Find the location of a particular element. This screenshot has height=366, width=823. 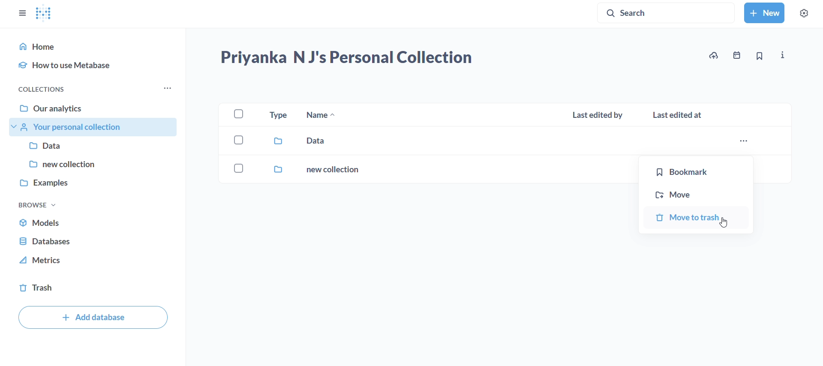

models is located at coordinates (98, 224).